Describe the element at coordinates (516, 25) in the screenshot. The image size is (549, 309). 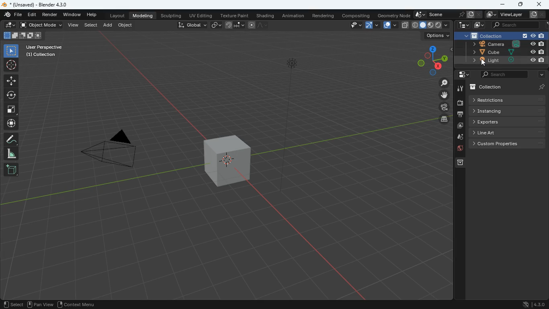
I see `search` at that location.